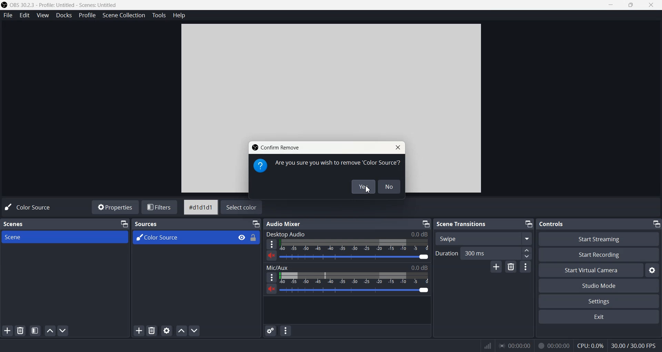 The height and width of the screenshot is (352, 662). Describe the element at coordinates (49, 331) in the screenshot. I see `Move scene up` at that location.